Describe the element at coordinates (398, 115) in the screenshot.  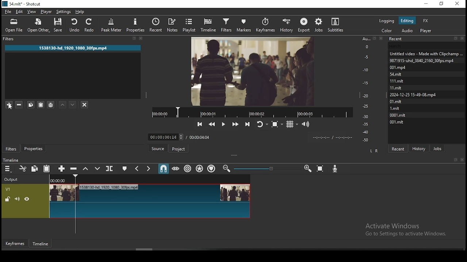
I see `0001.mlt` at that location.